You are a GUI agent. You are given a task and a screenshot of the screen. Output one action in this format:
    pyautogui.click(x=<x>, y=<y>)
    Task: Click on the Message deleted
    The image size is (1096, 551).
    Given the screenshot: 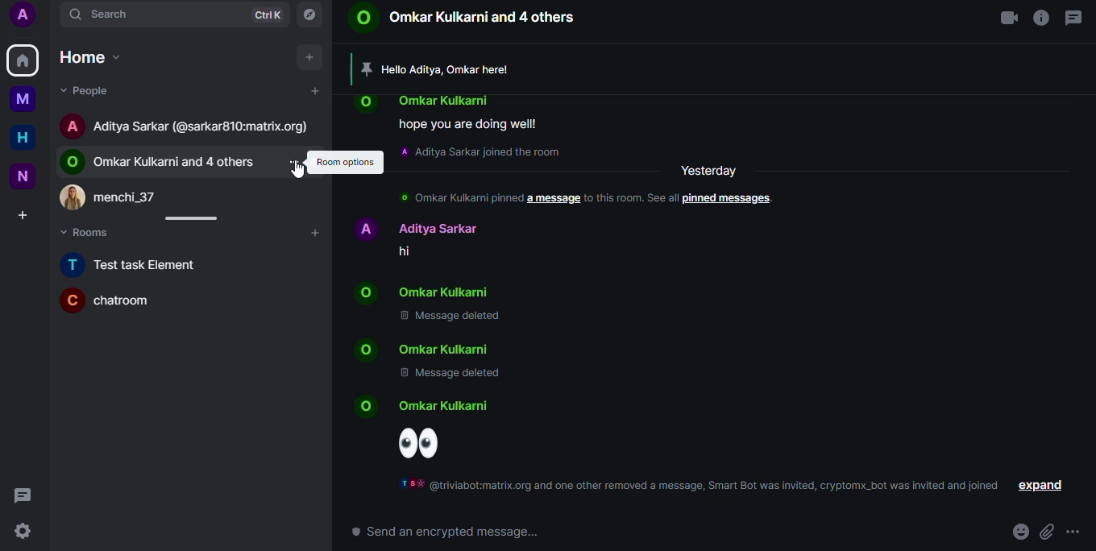 What is the action you would take?
    pyautogui.click(x=448, y=376)
    